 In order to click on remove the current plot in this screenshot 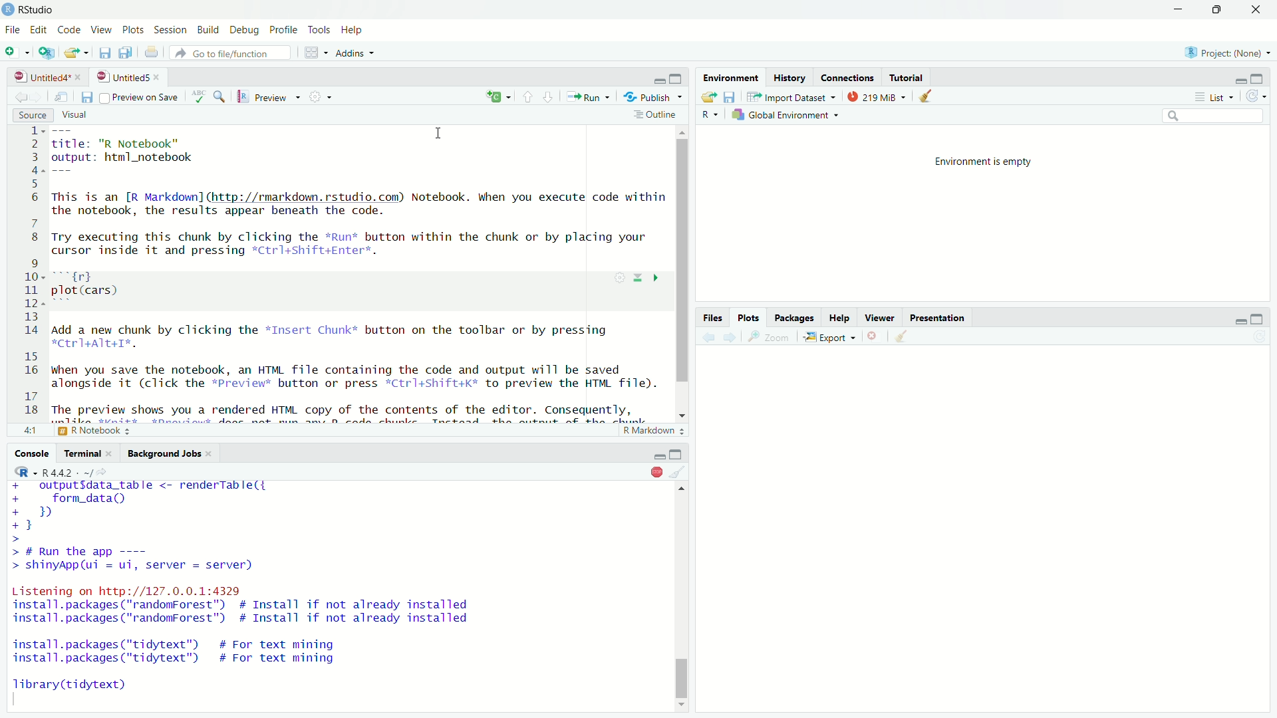, I will do `click(875, 338)`.